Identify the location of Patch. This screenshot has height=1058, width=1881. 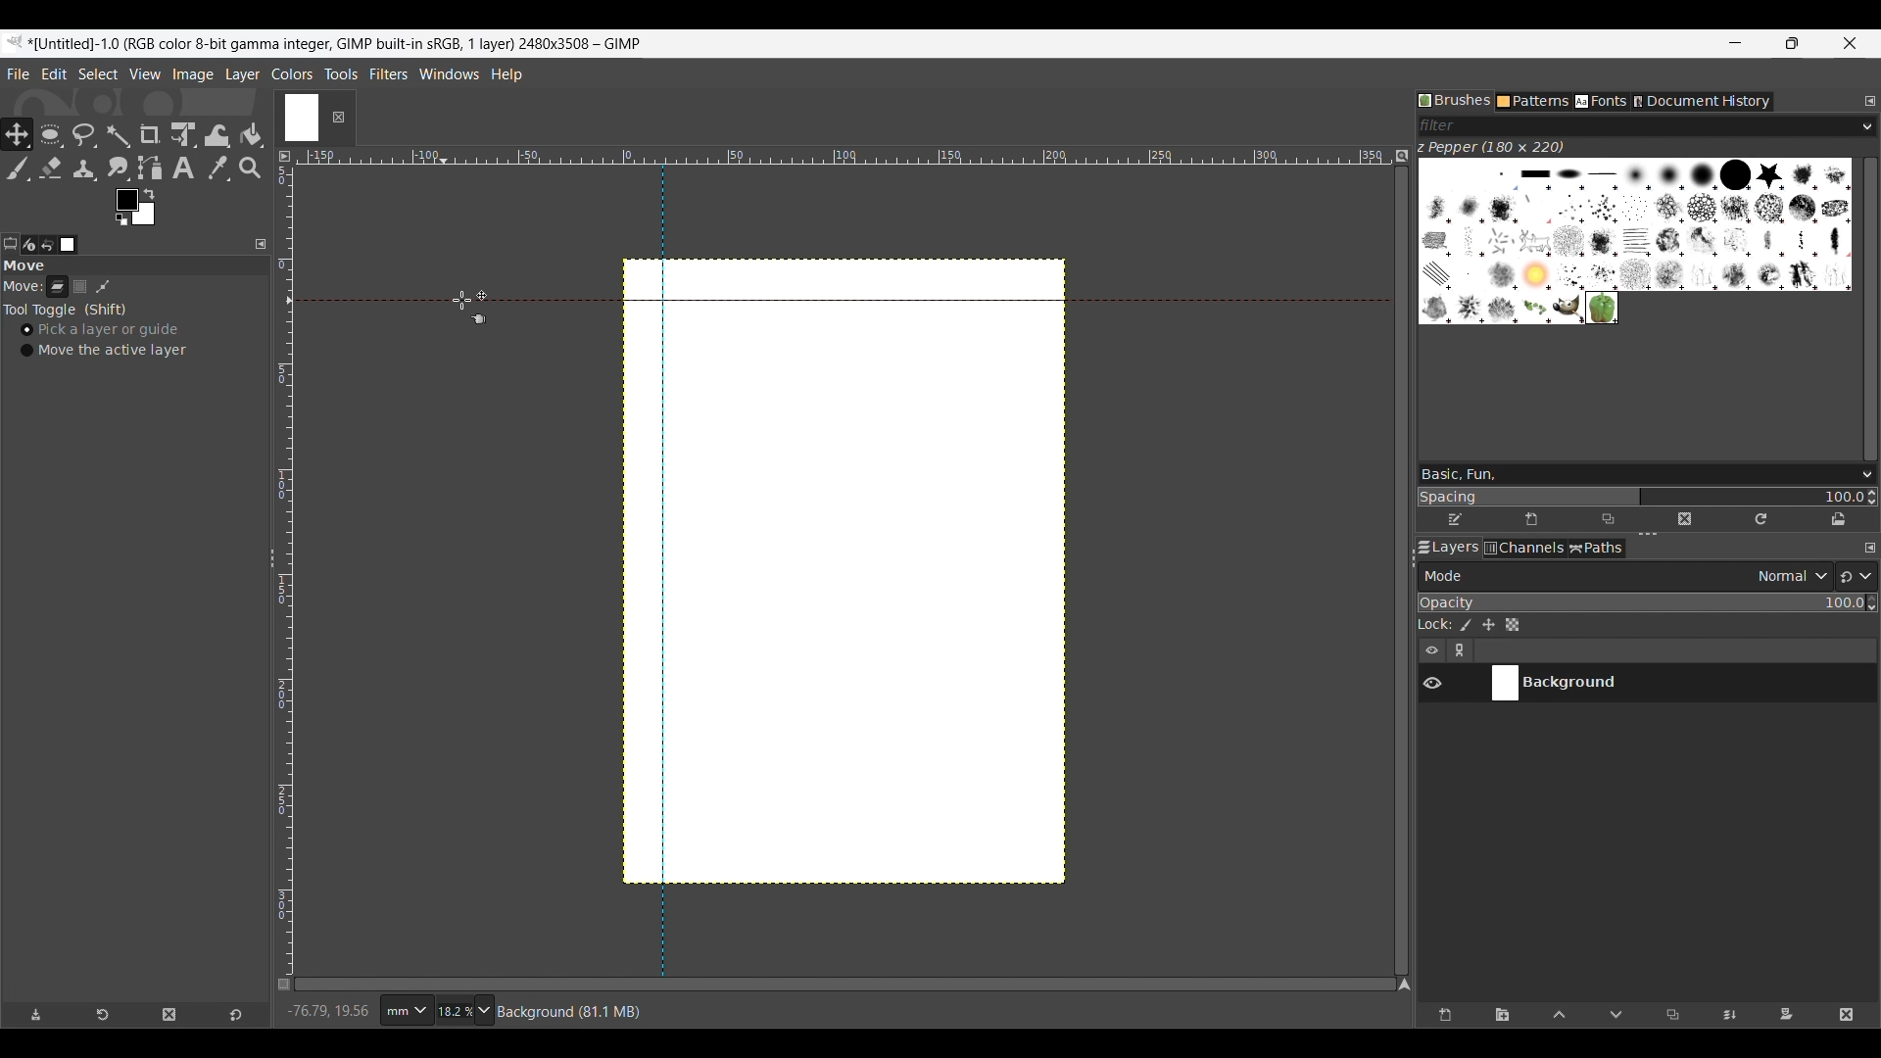
(110, 287).